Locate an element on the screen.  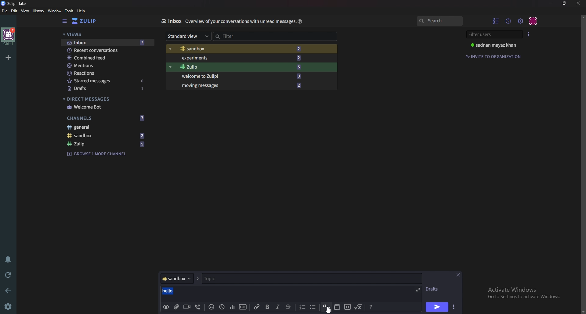
Spoiler is located at coordinates (338, 307).